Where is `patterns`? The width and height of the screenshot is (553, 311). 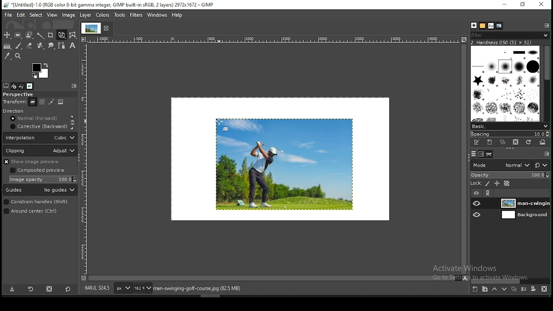
patterns is located at coordinates (482, 25).